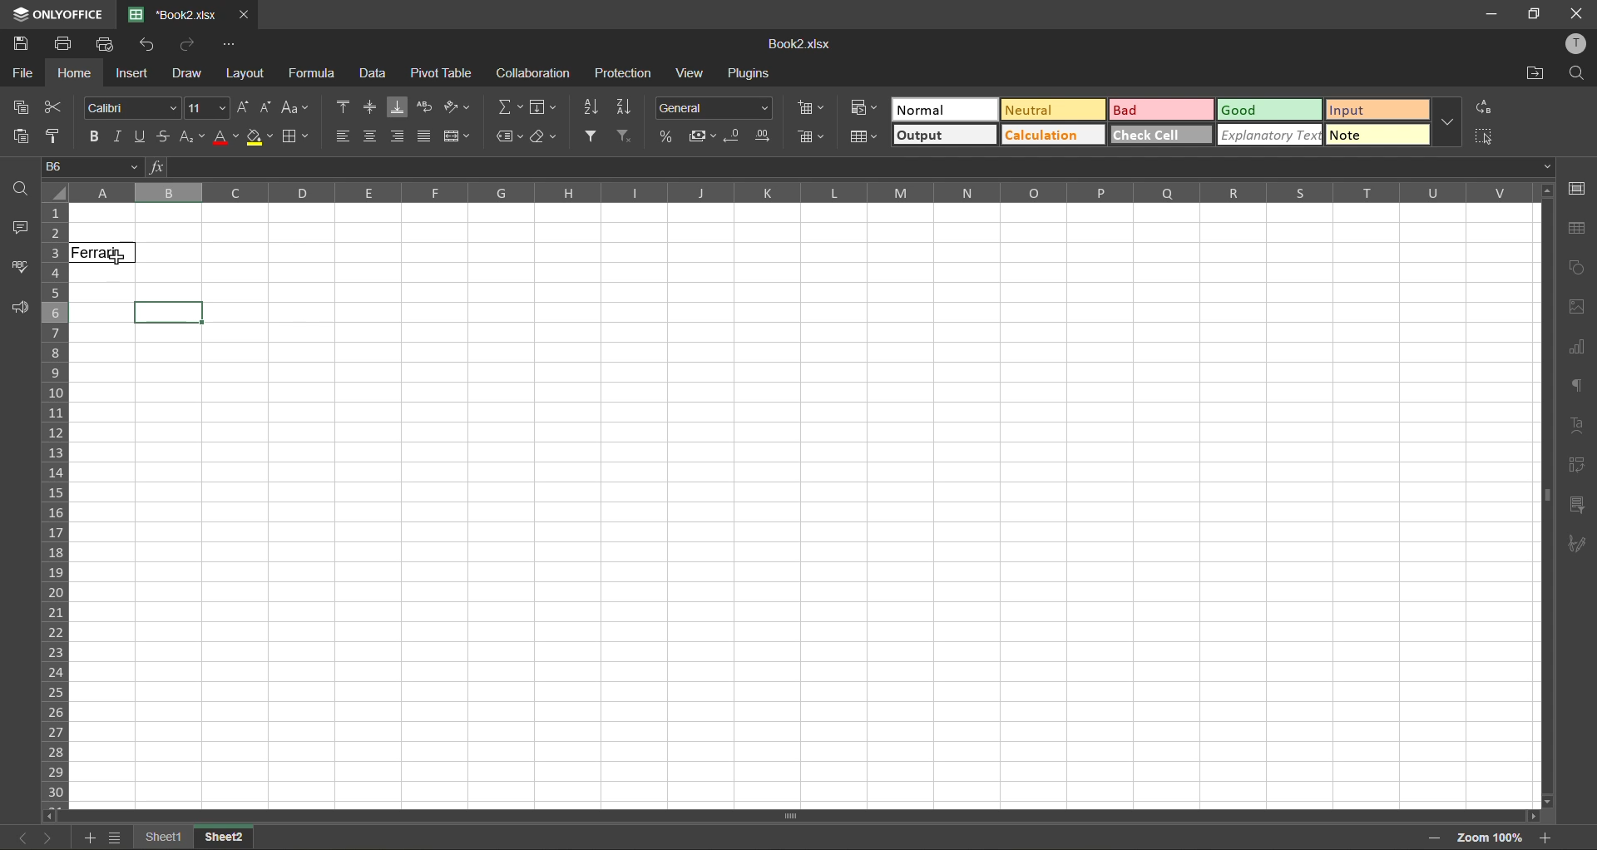 The height and width of the screenshot is (850, 1597). Describe the element at coordinates (245, 106) in the screenshot. I see `increment size` at that location.